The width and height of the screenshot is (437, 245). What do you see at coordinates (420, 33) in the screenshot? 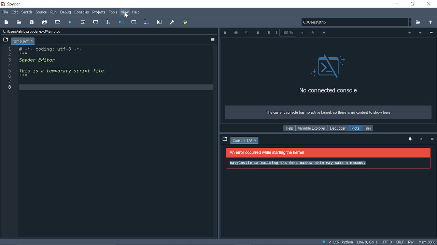
I see `Next plot` at bounding box center [420, 33].